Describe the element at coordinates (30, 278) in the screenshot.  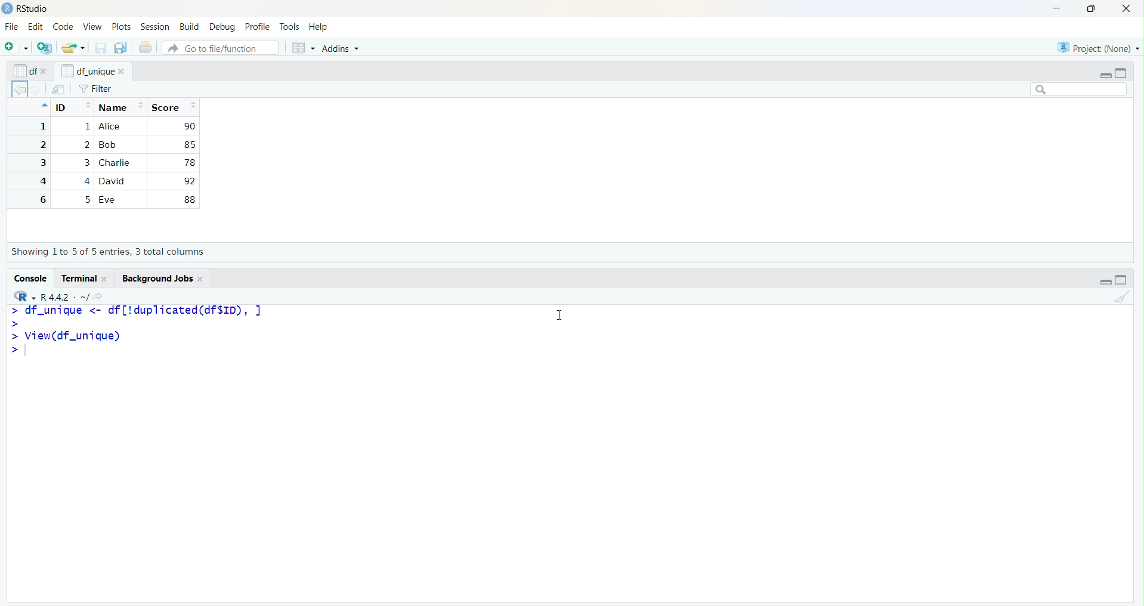
I see `console` at that location.